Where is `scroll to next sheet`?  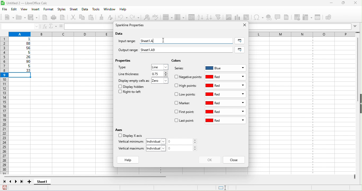 scroll to next sheet is located at coordinates (17, 182).